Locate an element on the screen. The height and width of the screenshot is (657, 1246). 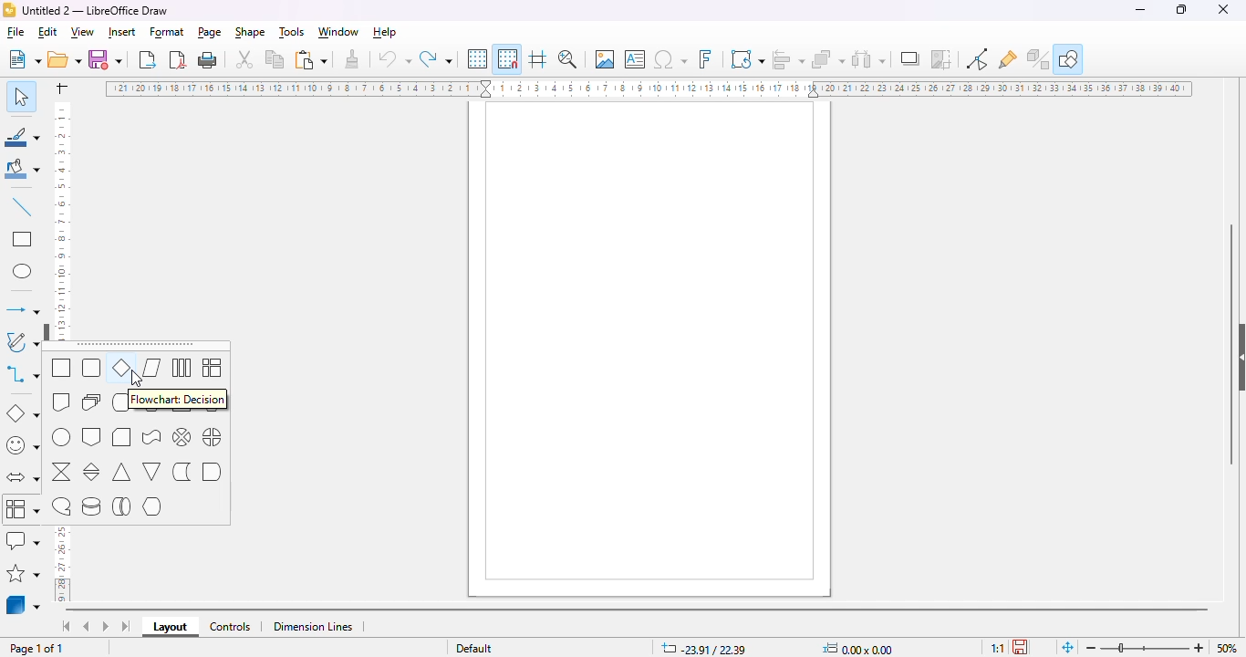
flowchart: predefined process is located at coordinates (182, 368).